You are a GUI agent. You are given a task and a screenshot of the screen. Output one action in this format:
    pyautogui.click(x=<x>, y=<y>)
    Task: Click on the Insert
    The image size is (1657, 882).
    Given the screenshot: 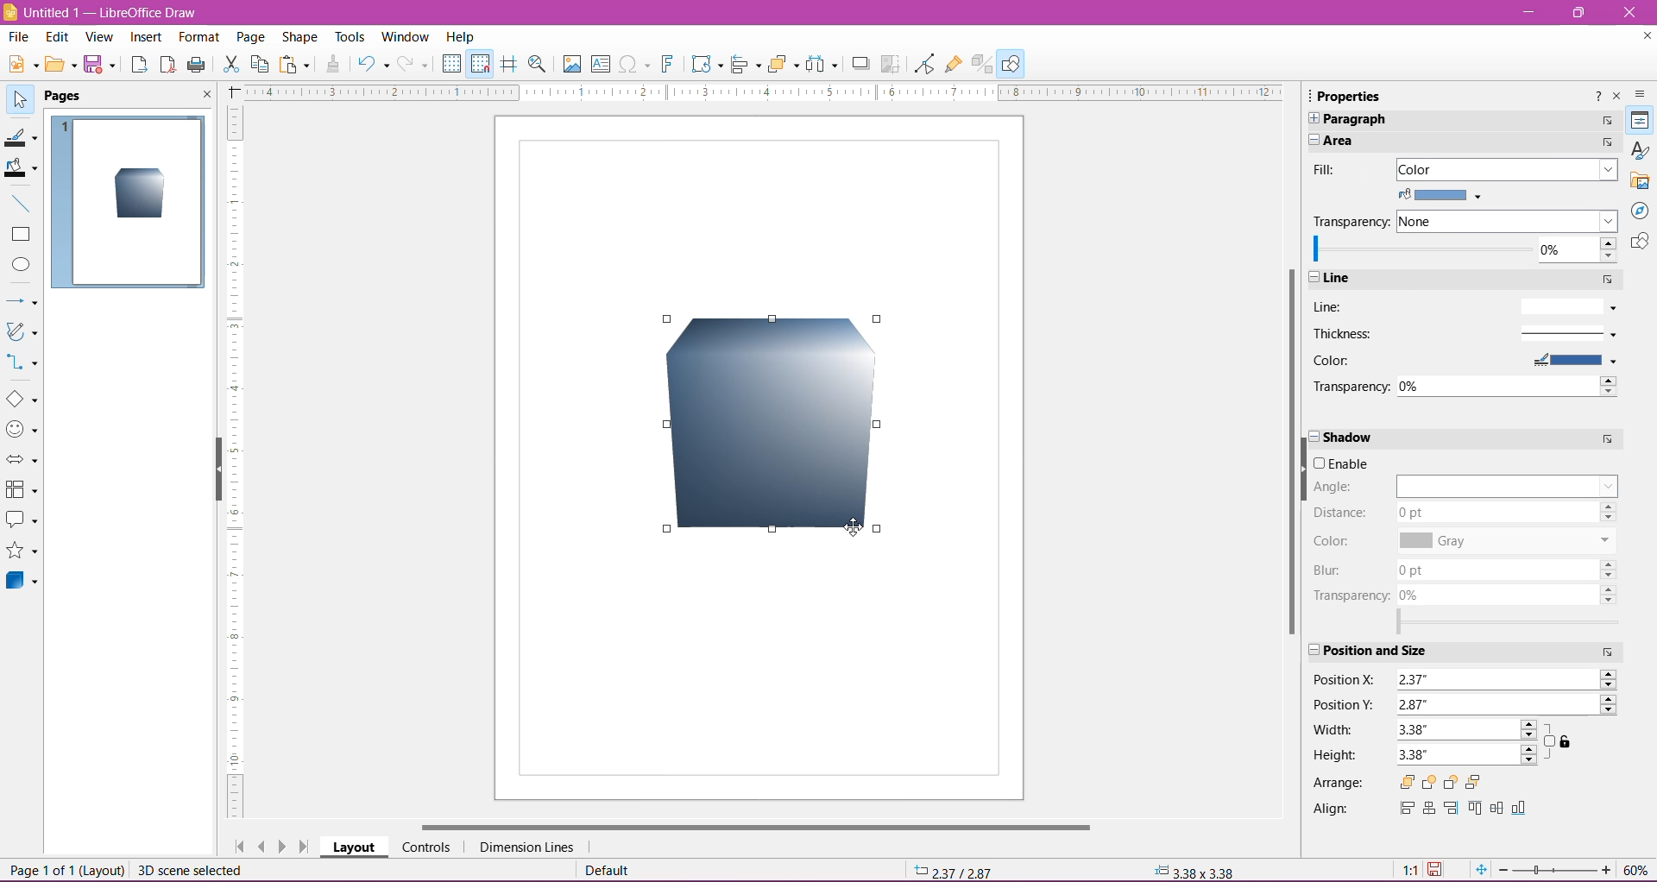 What is the action you would take?
    pyautogui.click(x=147, y=38)
    